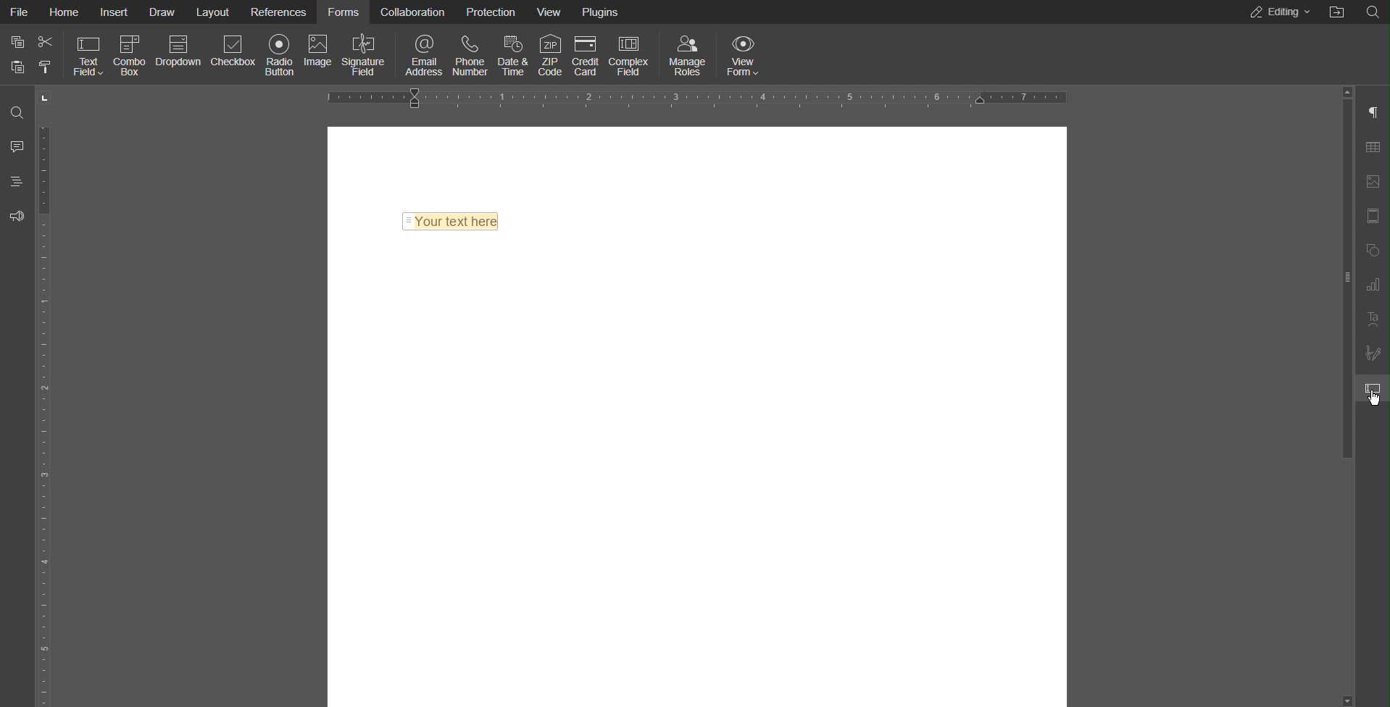  I want to click on Text Field, so click(88, 55).